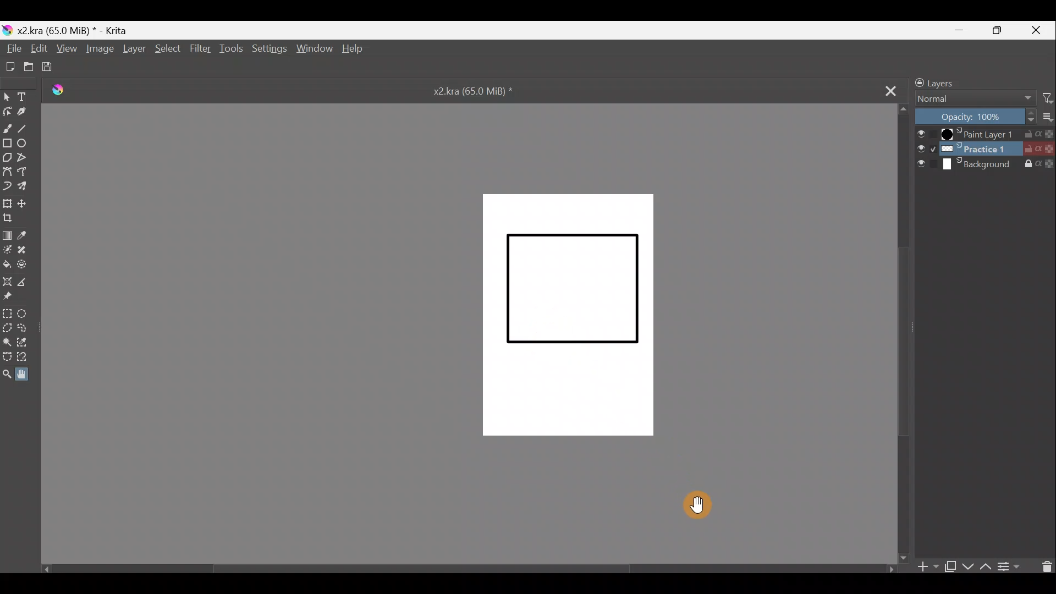  What do you see at coordinates (7, 184) in the screenshot?
I see `Dynamic brush tool` at bounding box center [7, 184].